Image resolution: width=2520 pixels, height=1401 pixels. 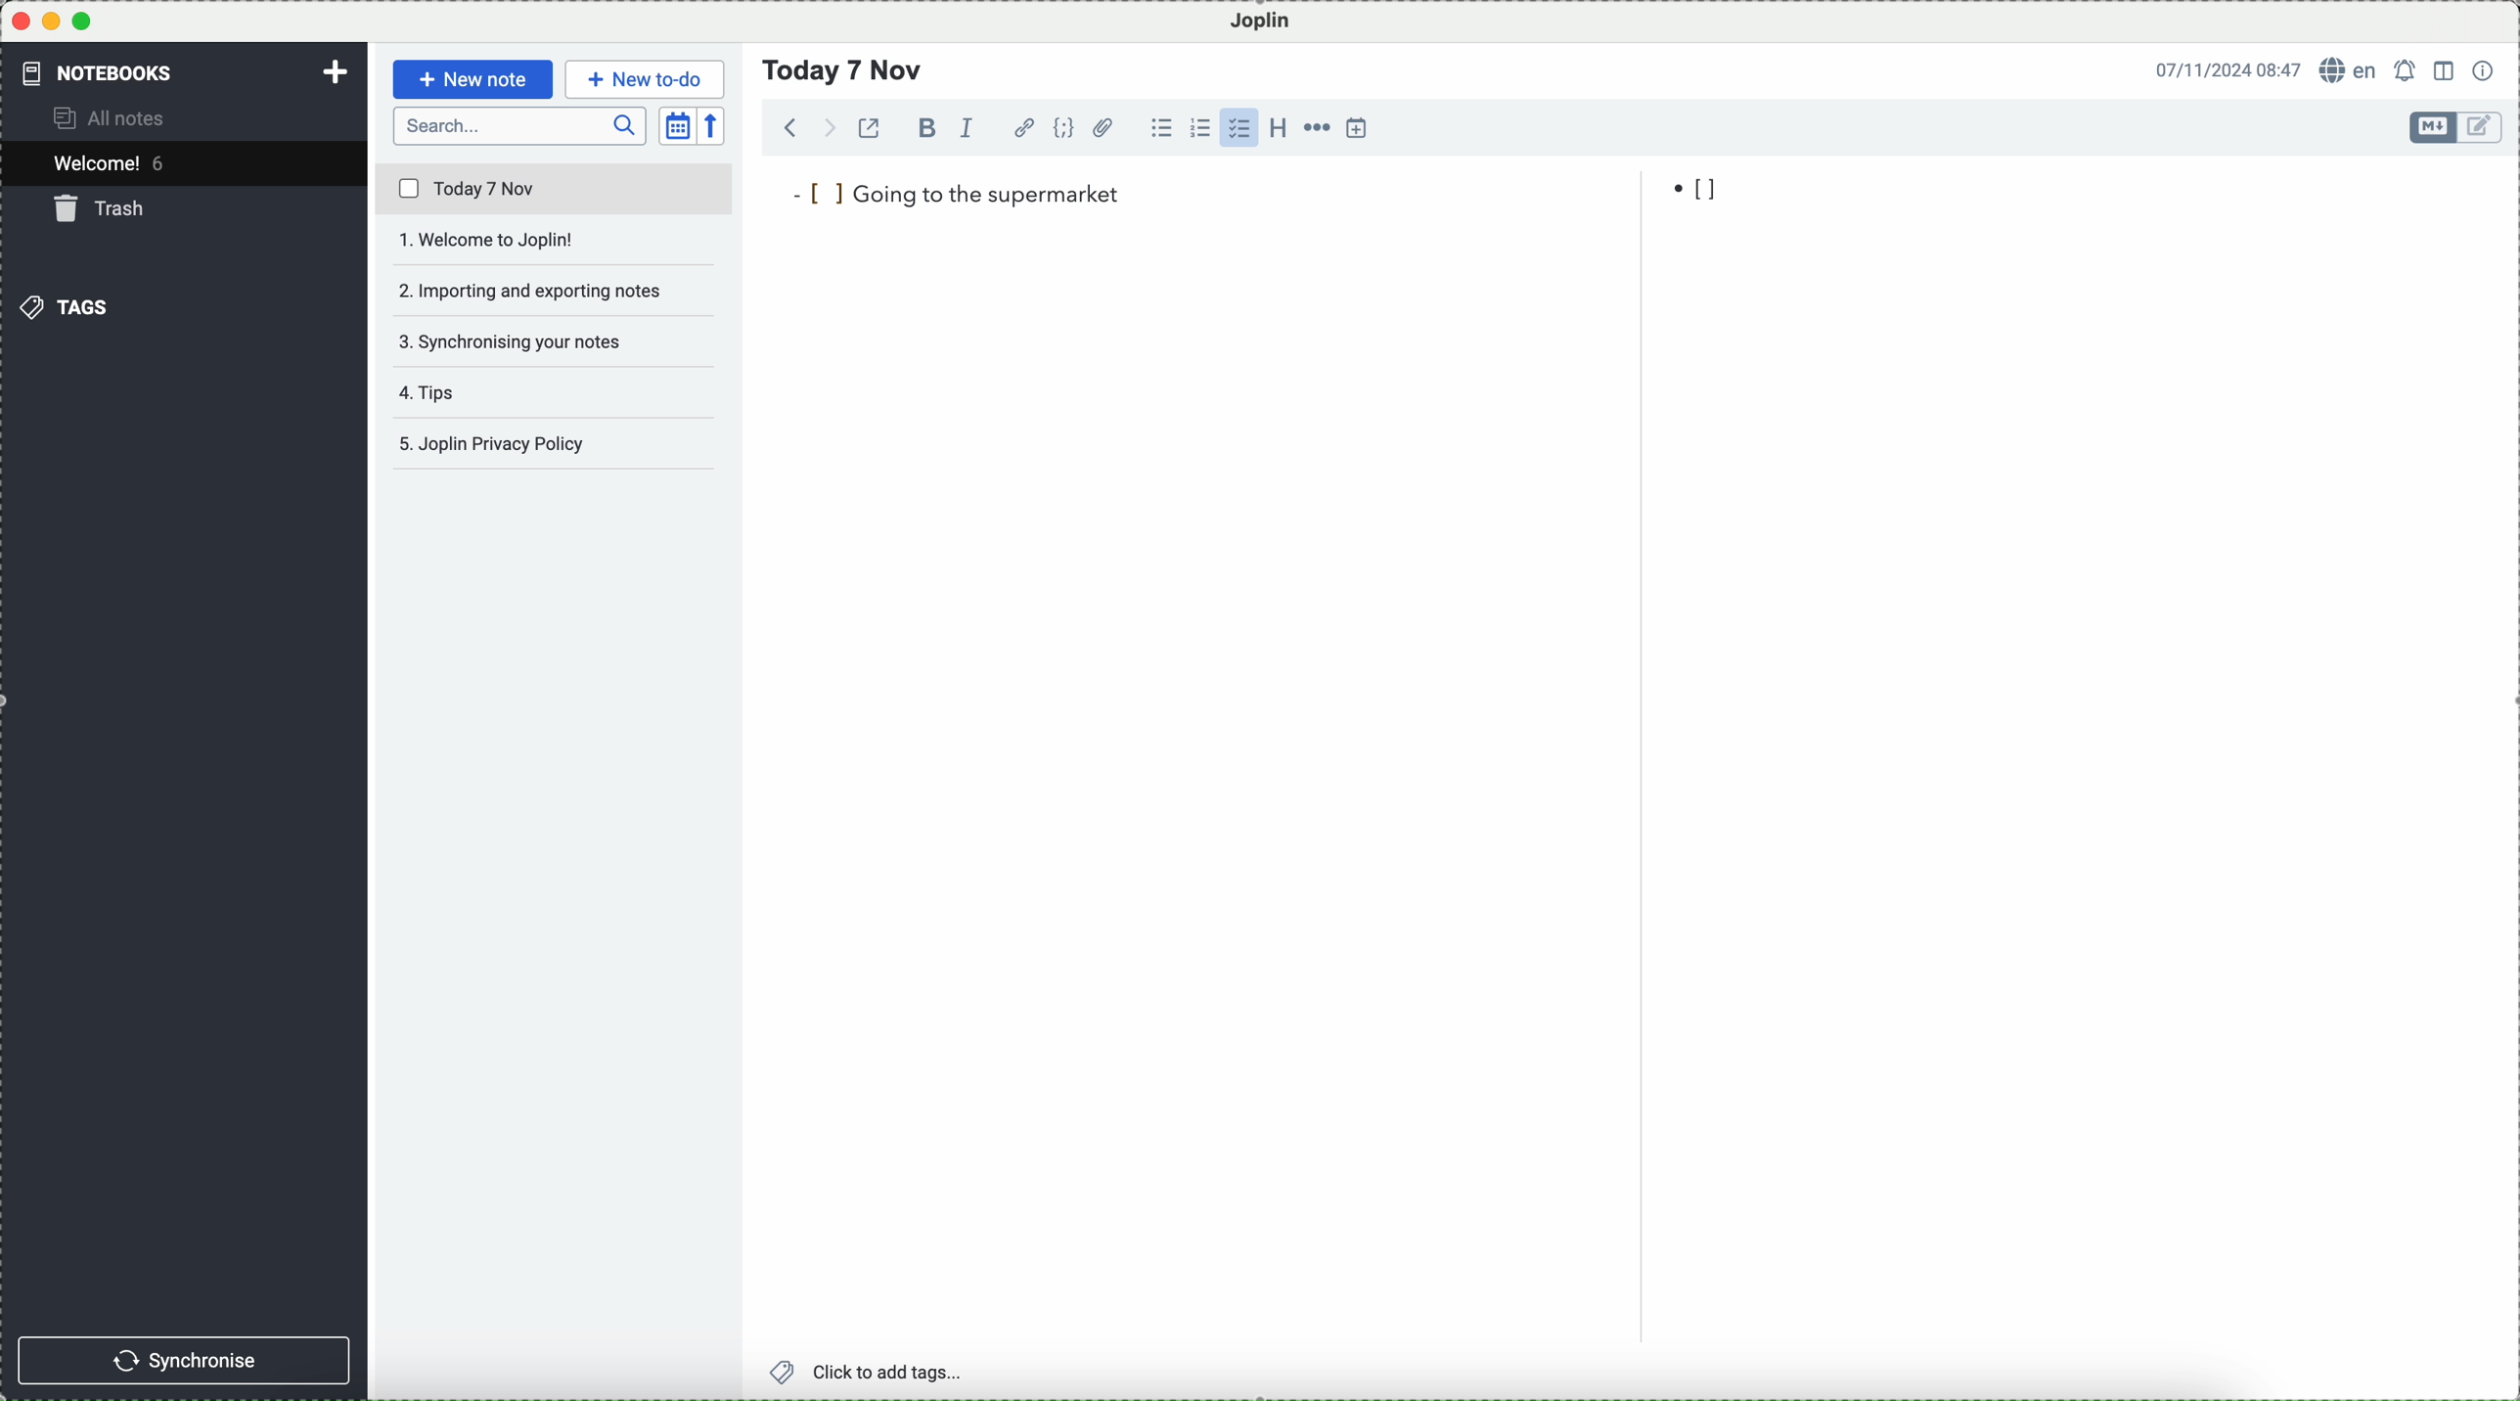 I want to click on welcome! 6, so click(x=115, y=161).